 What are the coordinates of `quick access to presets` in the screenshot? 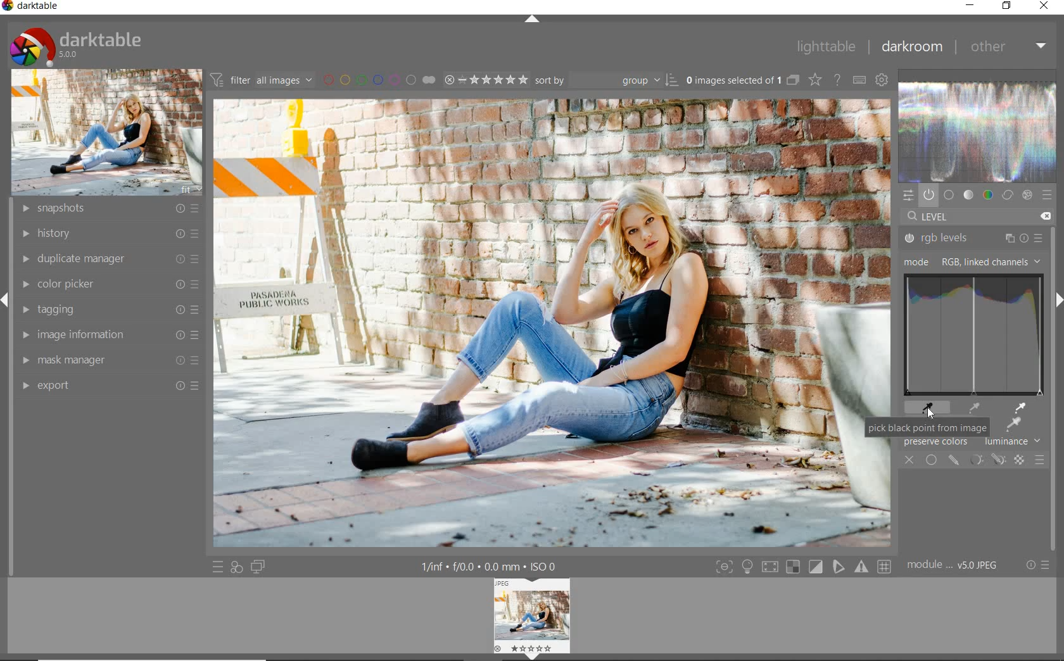 It's located at (218, 567).